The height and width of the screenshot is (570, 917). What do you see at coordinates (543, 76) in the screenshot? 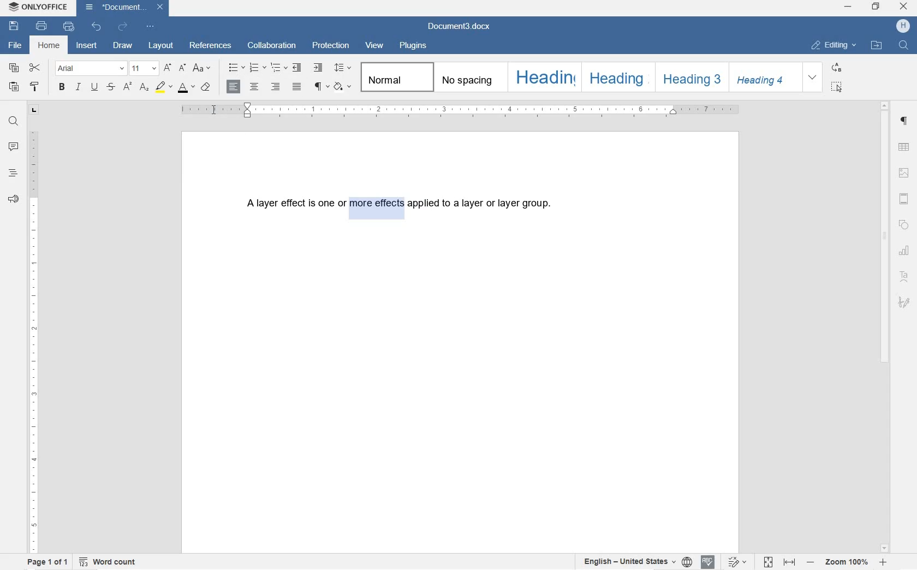
I see `HEADING 1` at bounding box center [543, 76].